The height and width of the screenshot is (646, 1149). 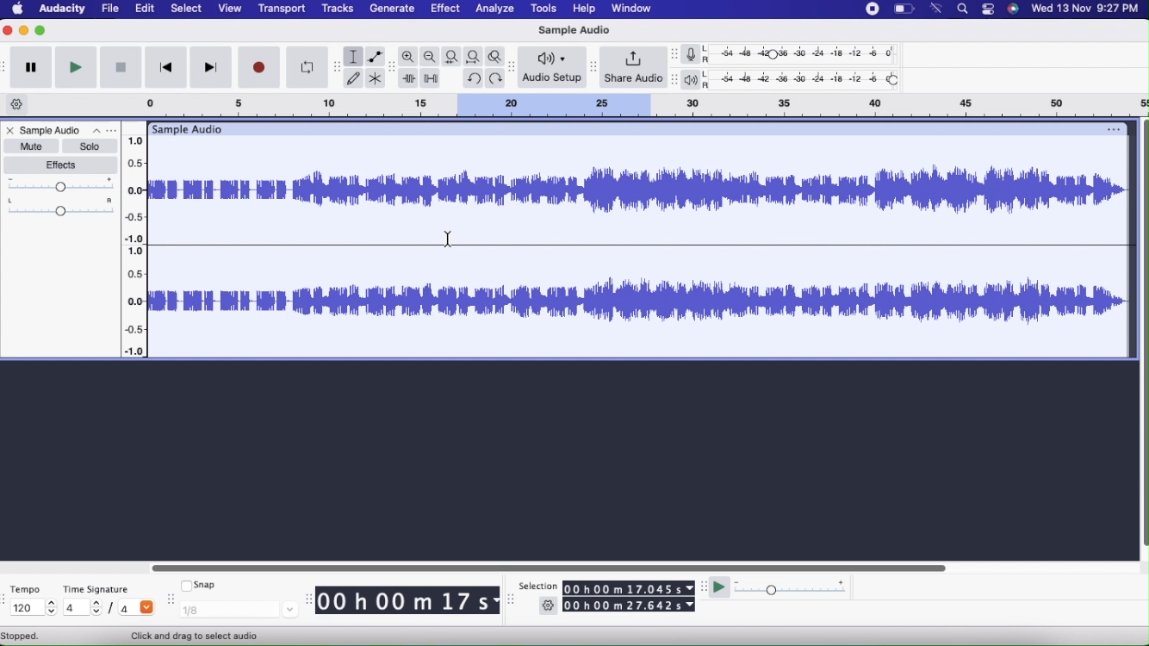 I want to click on Play, so click(x=75, y=67).